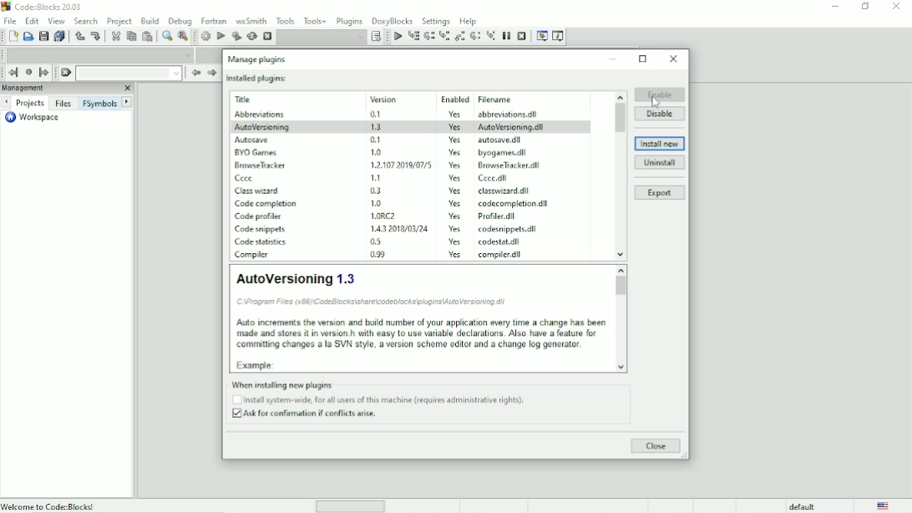 The width and height of the screenshot is (912, 513). Describe the element at coordinates (379, 241) in the screenshot. I see `version ` at that location.